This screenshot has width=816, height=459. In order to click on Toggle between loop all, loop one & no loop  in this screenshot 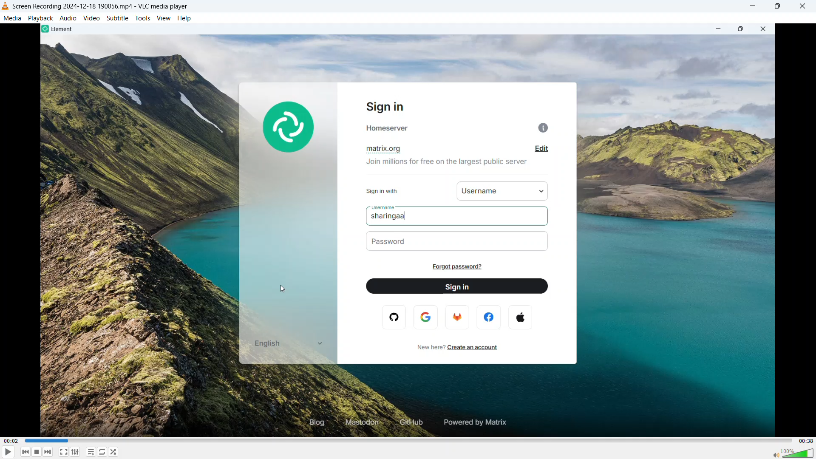, I will do `click(102, 451)`.